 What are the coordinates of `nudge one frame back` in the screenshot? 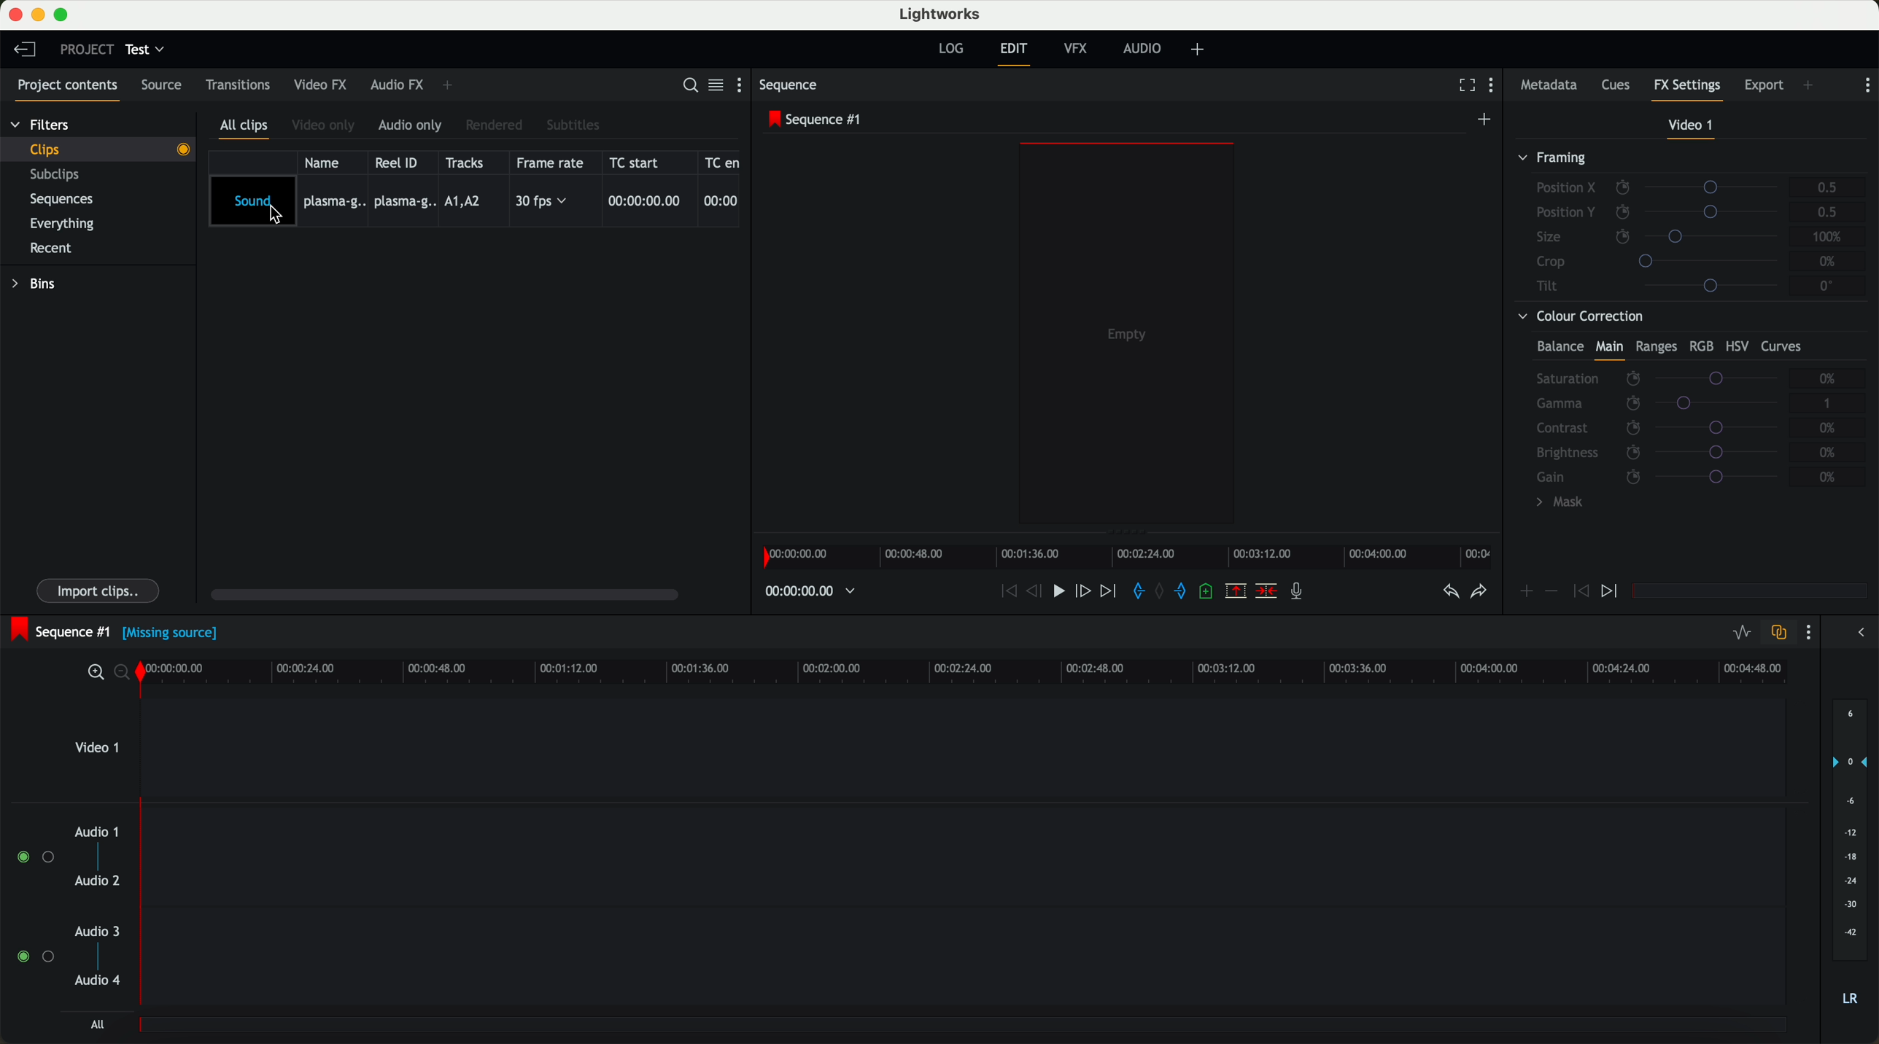 It's located at (1038, 592).